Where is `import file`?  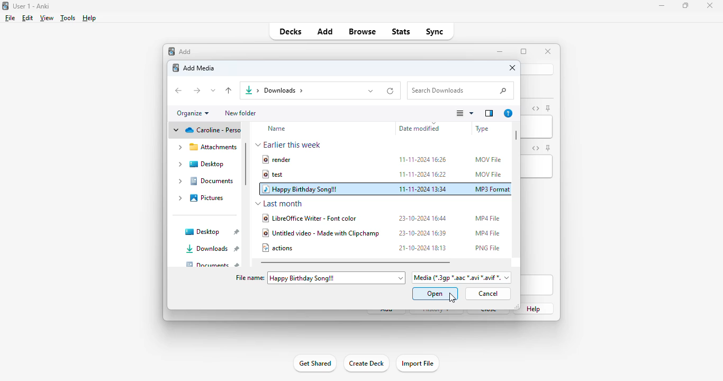
import file is located at coordinates (417, 364).